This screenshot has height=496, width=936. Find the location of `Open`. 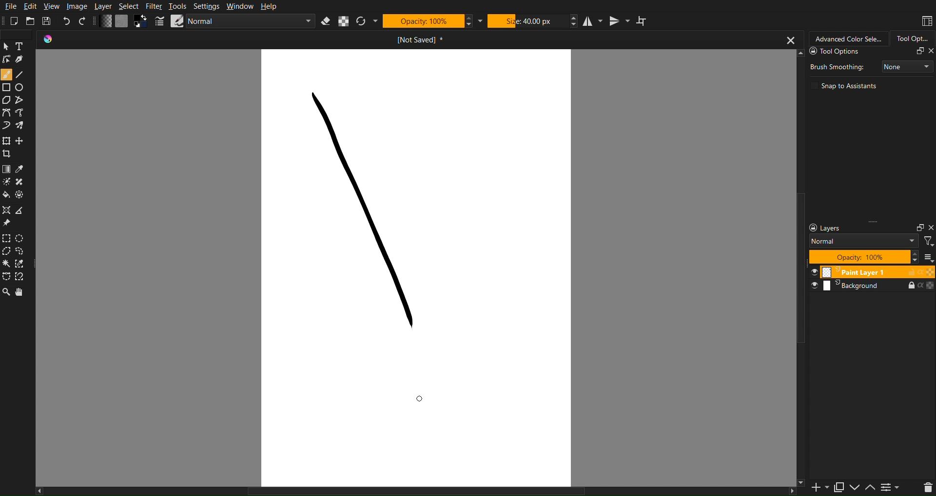

Open is located at coordinates (31, 20).